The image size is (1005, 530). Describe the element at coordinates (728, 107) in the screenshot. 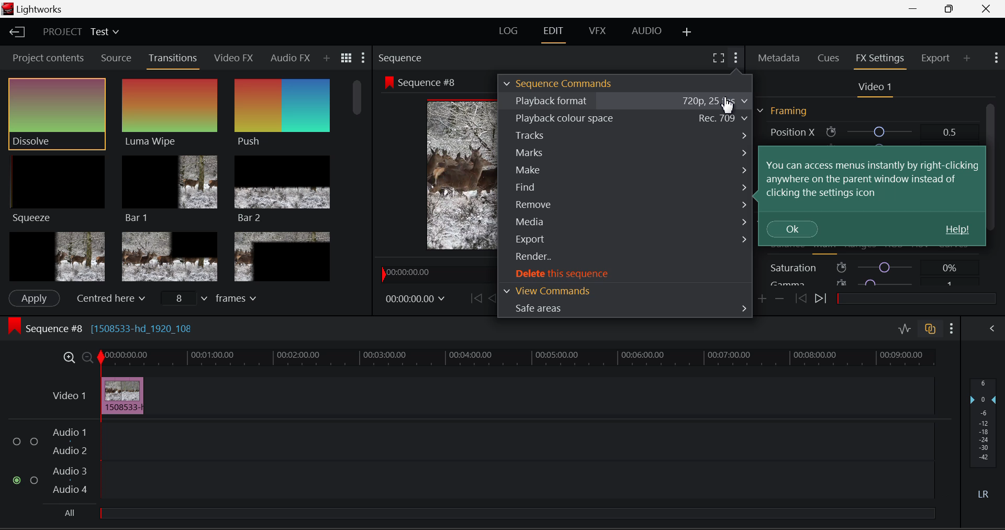

I see `Cursor` at that location.